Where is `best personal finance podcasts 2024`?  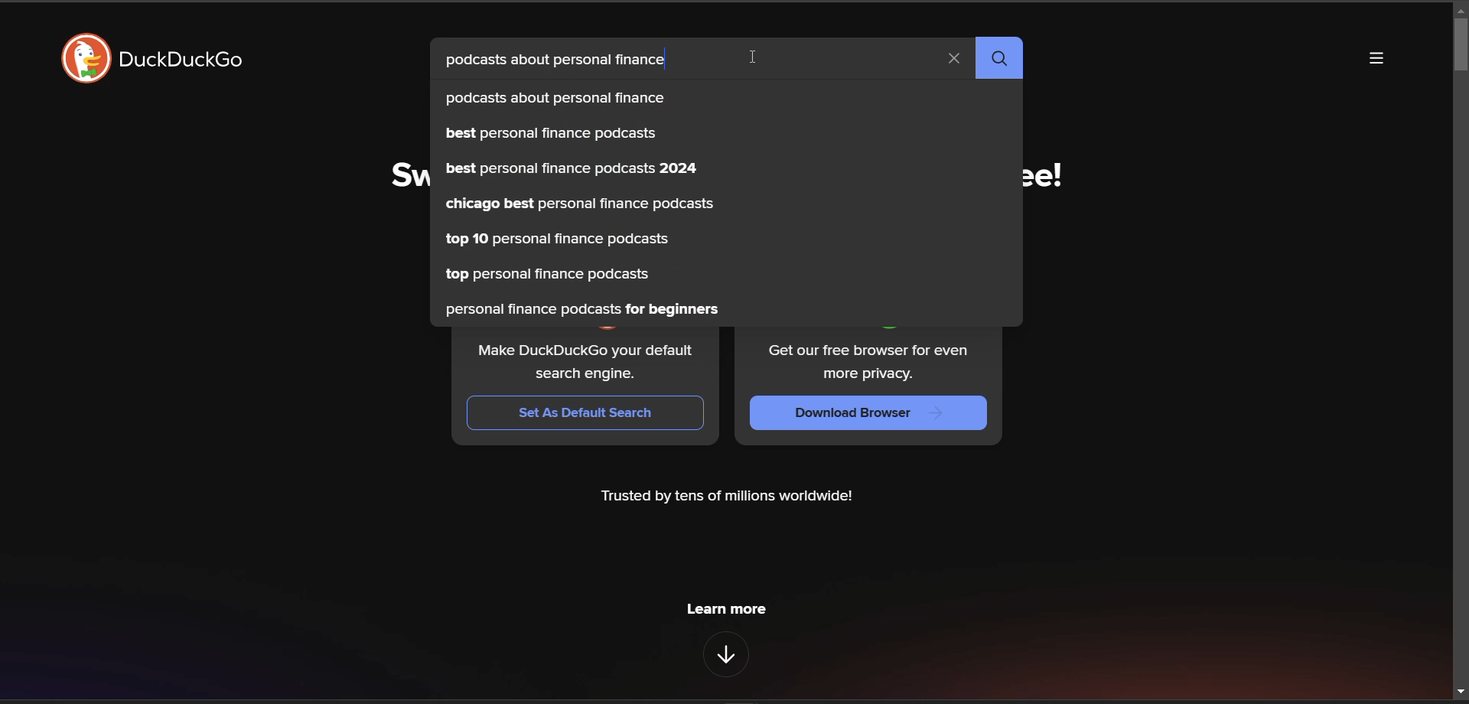 best personal finance podcasts 2024 is located at coordinates (572, 167).